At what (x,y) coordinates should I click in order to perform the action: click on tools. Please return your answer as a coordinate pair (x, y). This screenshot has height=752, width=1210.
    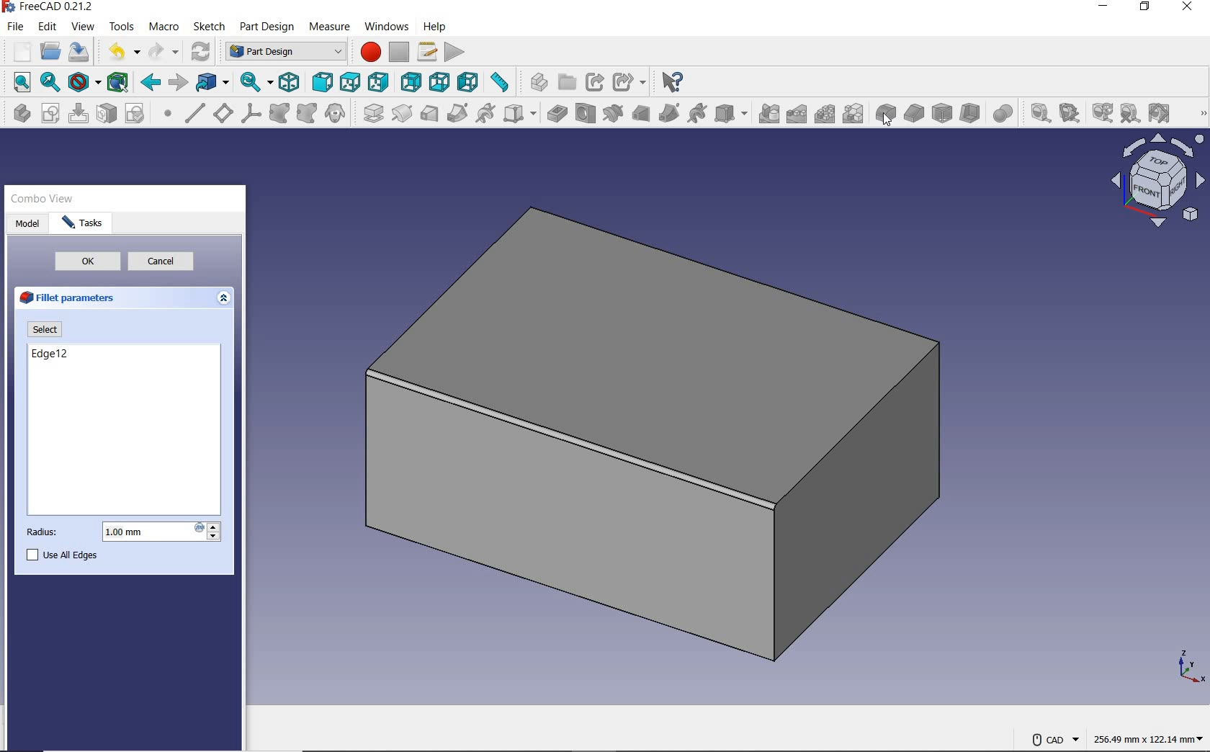
    Looking at the image, I should click on (123, 27).